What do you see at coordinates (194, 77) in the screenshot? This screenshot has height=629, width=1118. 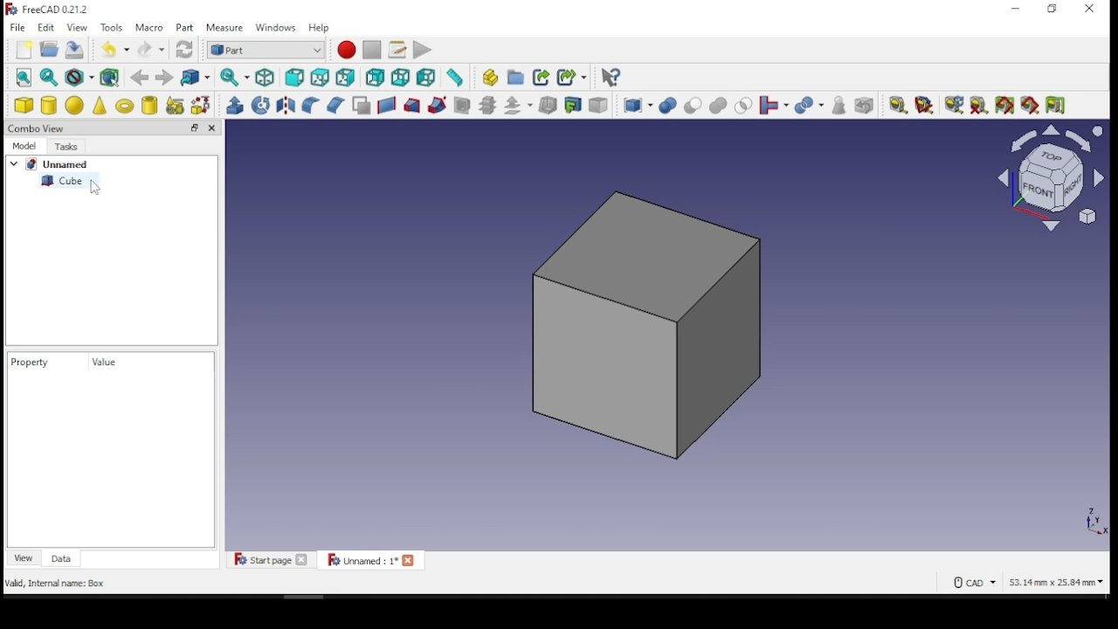 I see `go to linked object` at bounding box center [194, 77].